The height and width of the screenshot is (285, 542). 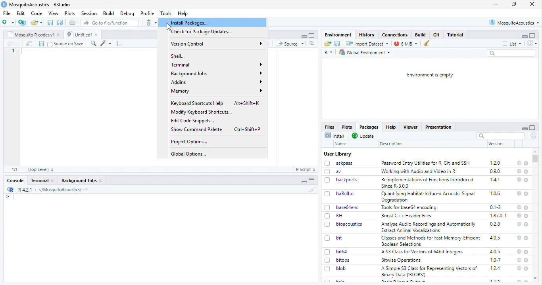 What do you see at coordinates (429, 197) in the screenshot?
I see `Quantifying Habitat-Induced Acoustic Signal
Degradation` at bounding box center [429, 197].